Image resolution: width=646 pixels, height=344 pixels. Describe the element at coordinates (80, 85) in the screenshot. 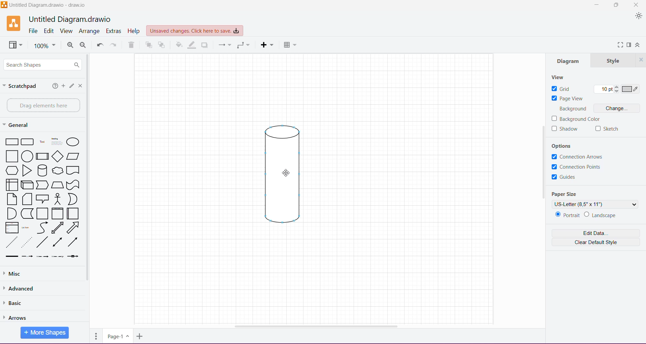

I see `Close` at that location.